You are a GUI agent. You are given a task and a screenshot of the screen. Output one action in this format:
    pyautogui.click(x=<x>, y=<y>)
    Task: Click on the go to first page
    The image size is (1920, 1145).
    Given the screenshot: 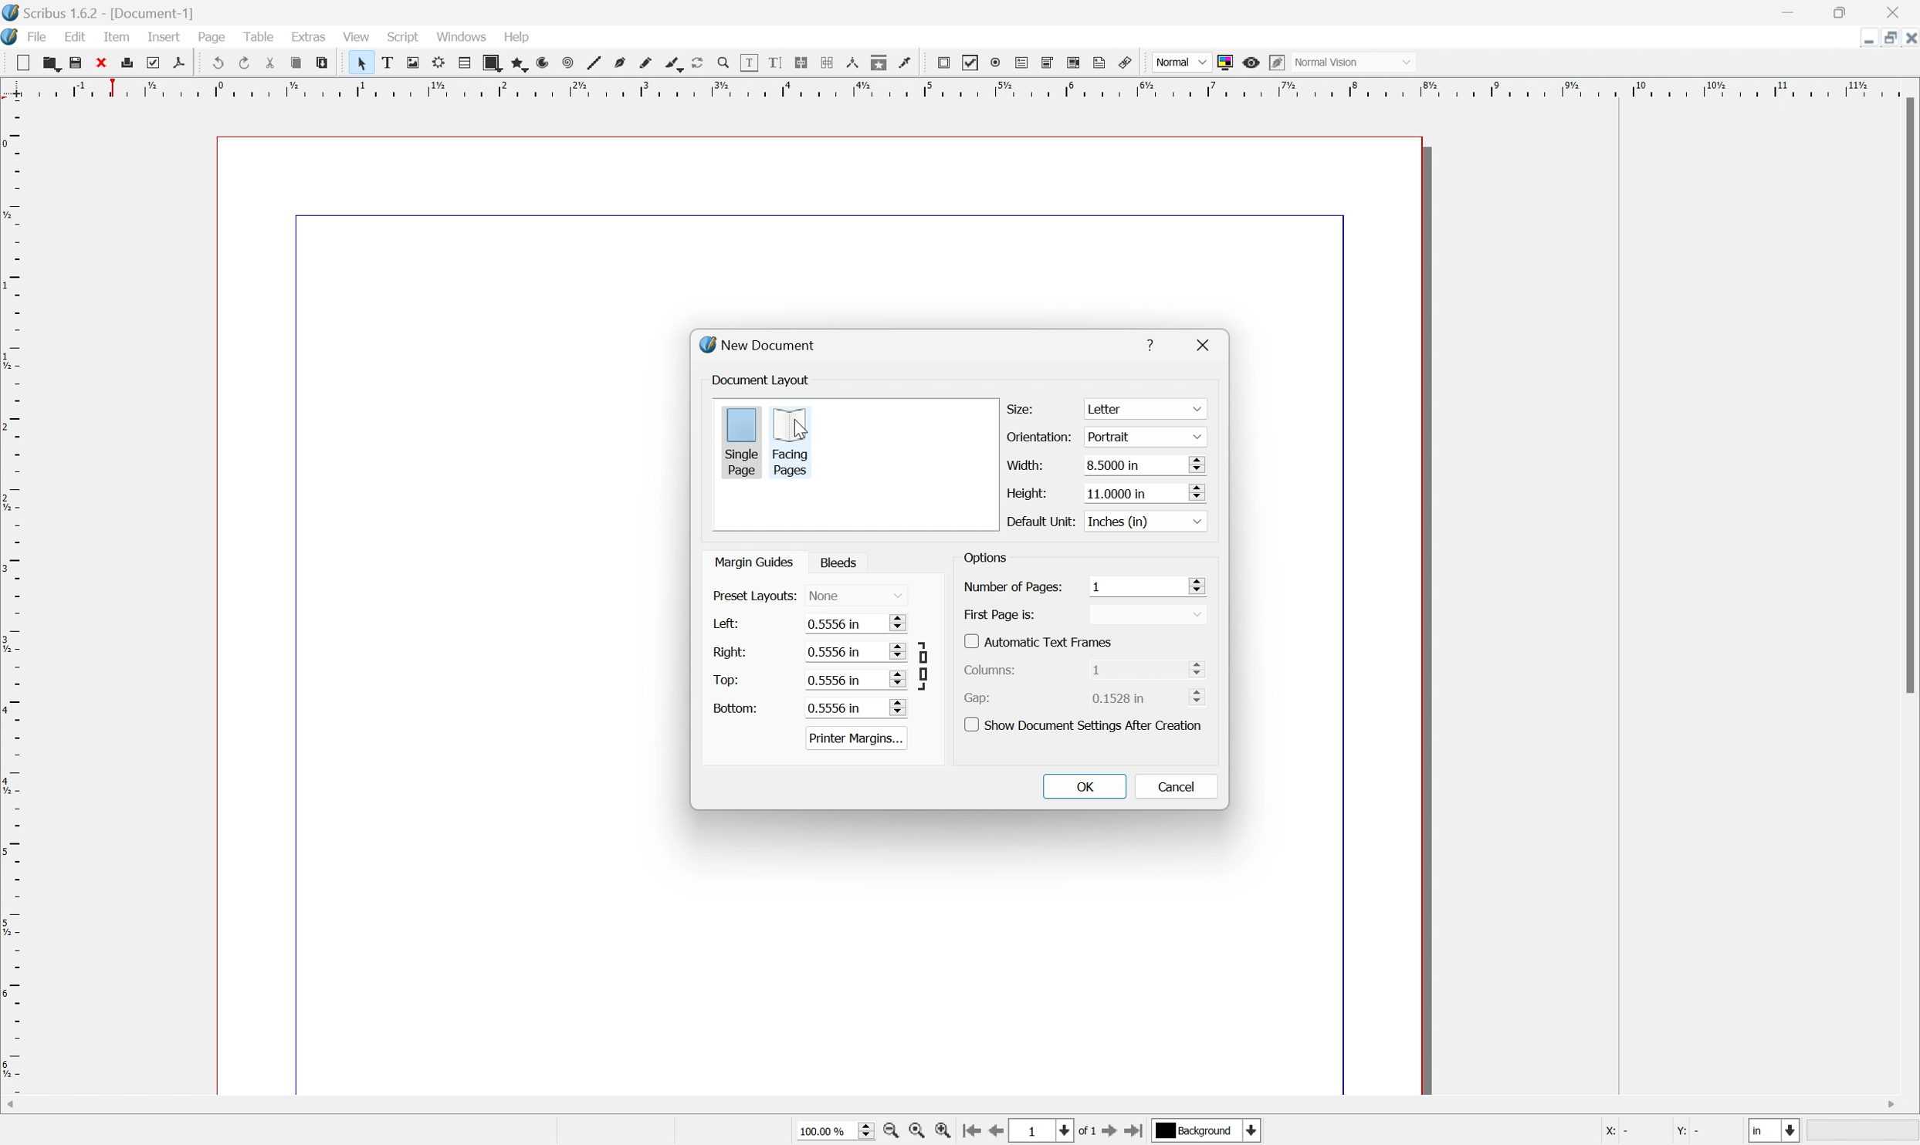 What is the action you would take?
    pyautogui.click(x=974, y=1133)
    